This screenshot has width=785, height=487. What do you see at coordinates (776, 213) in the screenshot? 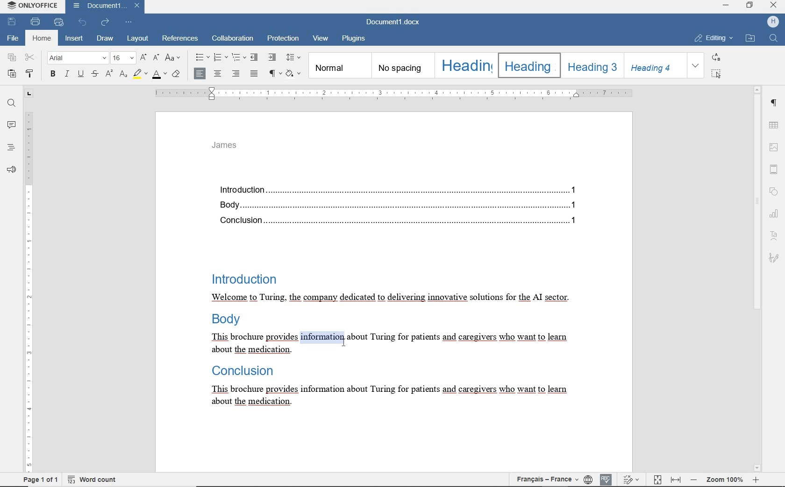
I see `CHART` at bounding box center [776, 213].